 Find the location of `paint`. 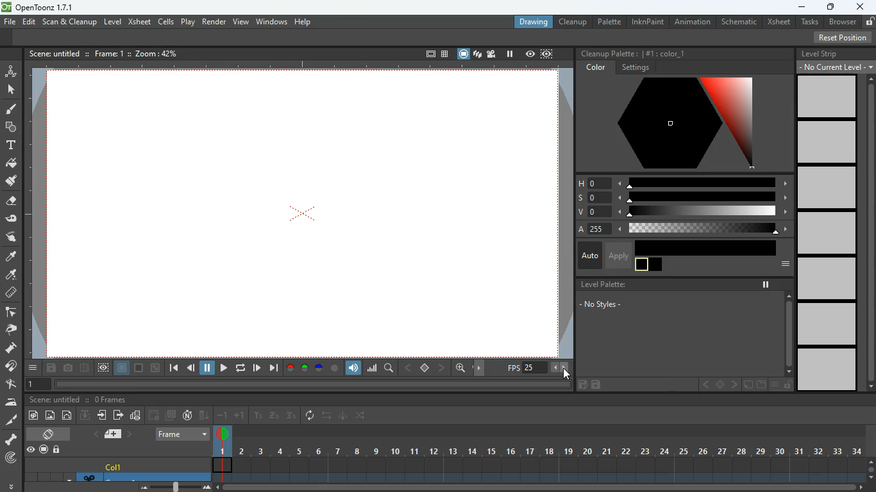

paint is located at coordinates (13, 164).